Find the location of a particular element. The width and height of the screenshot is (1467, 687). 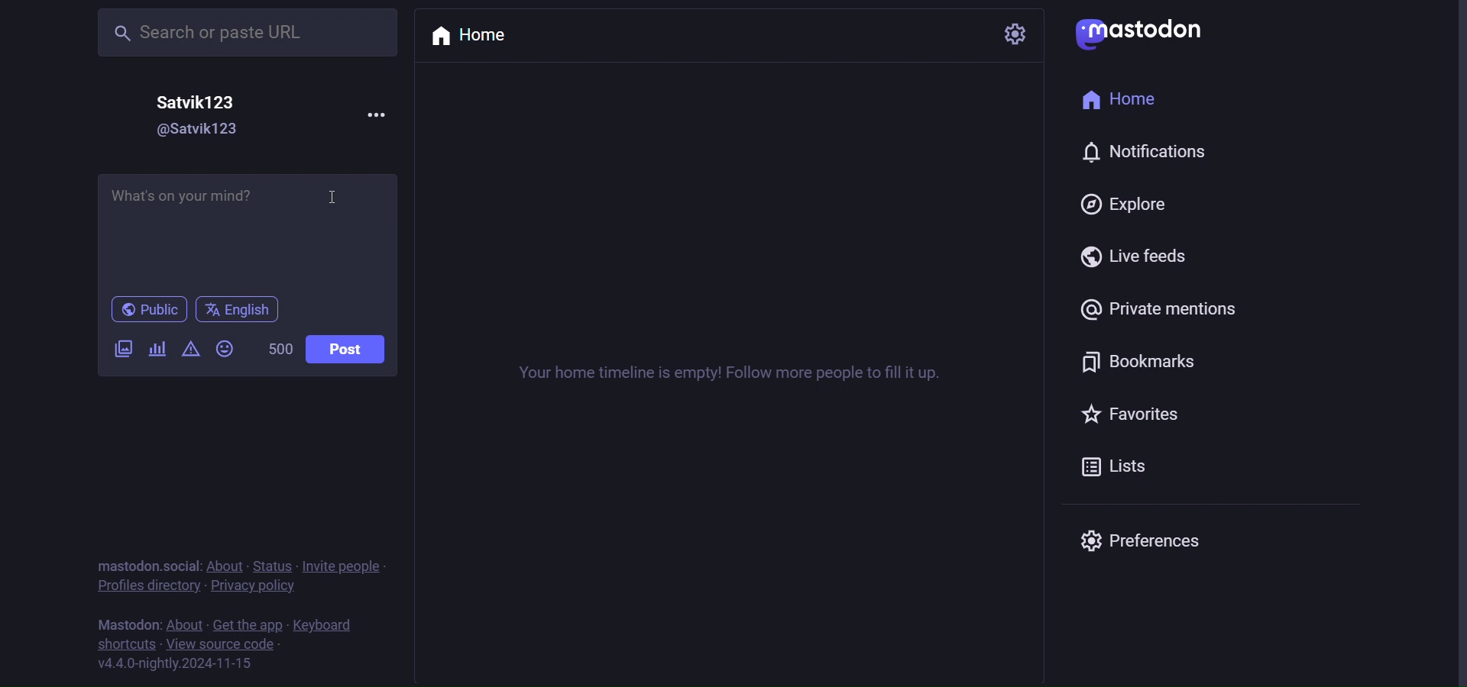

favorites is located at coordinates (1135, 415).